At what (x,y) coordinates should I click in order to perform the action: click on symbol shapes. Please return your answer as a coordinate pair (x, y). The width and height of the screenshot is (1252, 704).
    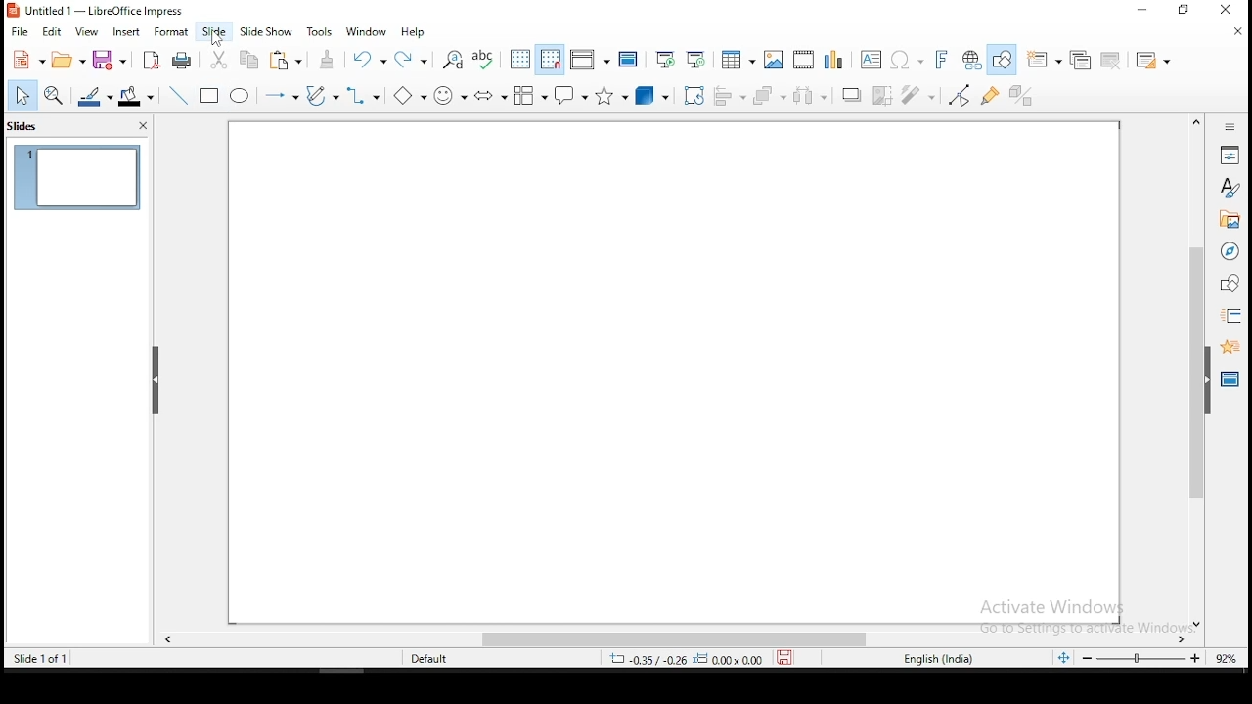
    Looking at the image, I should click on (450, 93).